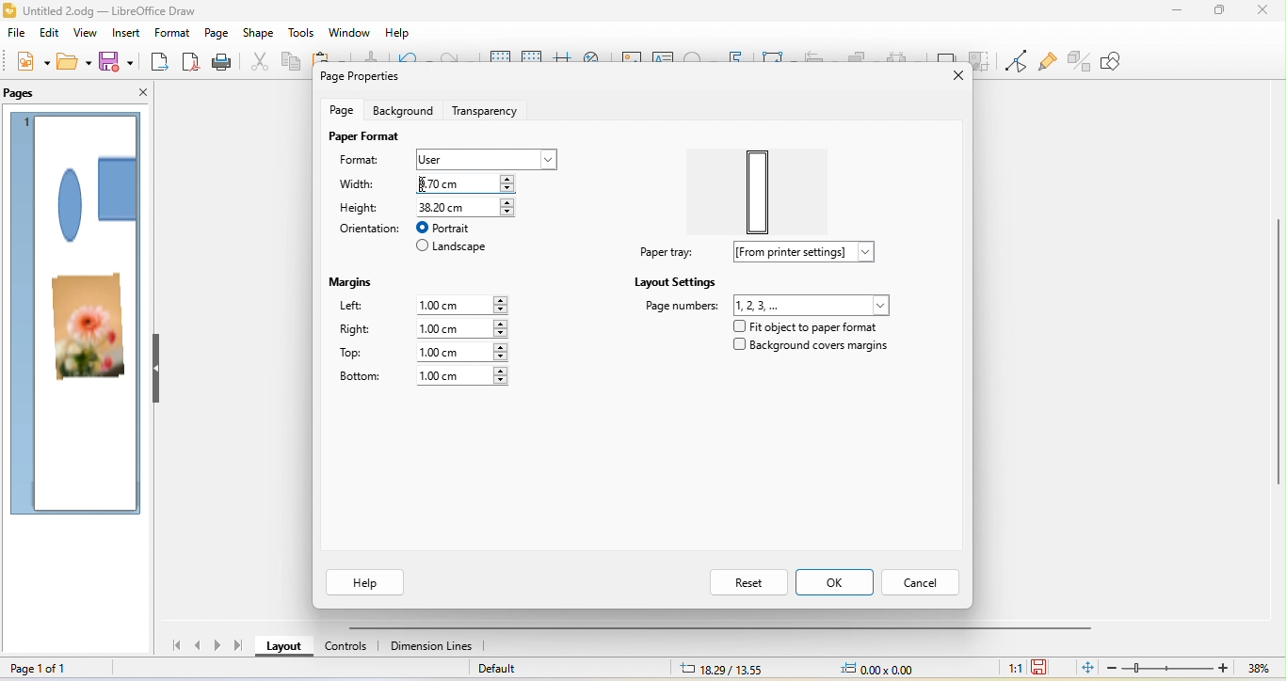 This screenshot has width=1286, height=681. I want to click on Vertical scroll bar, so click(1277, 361).